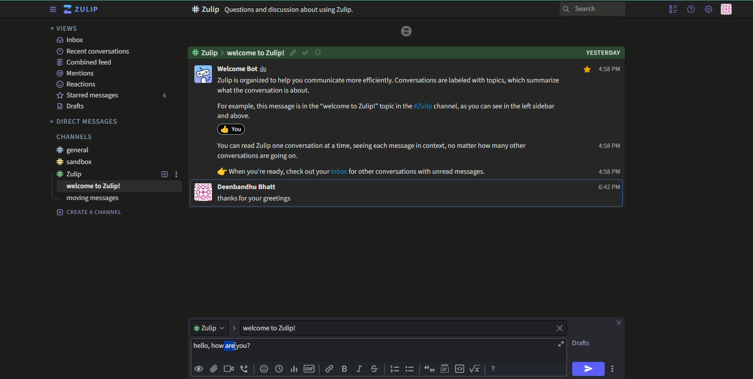  What do you see at coordinates (52, 10) in the screenshot?
I see `menu` at bounding box center [52, 10].